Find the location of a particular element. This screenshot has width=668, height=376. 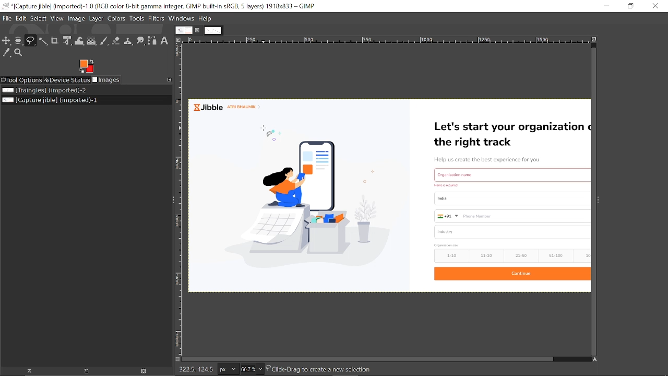

raise the image display is located at coordinates (27, 371).